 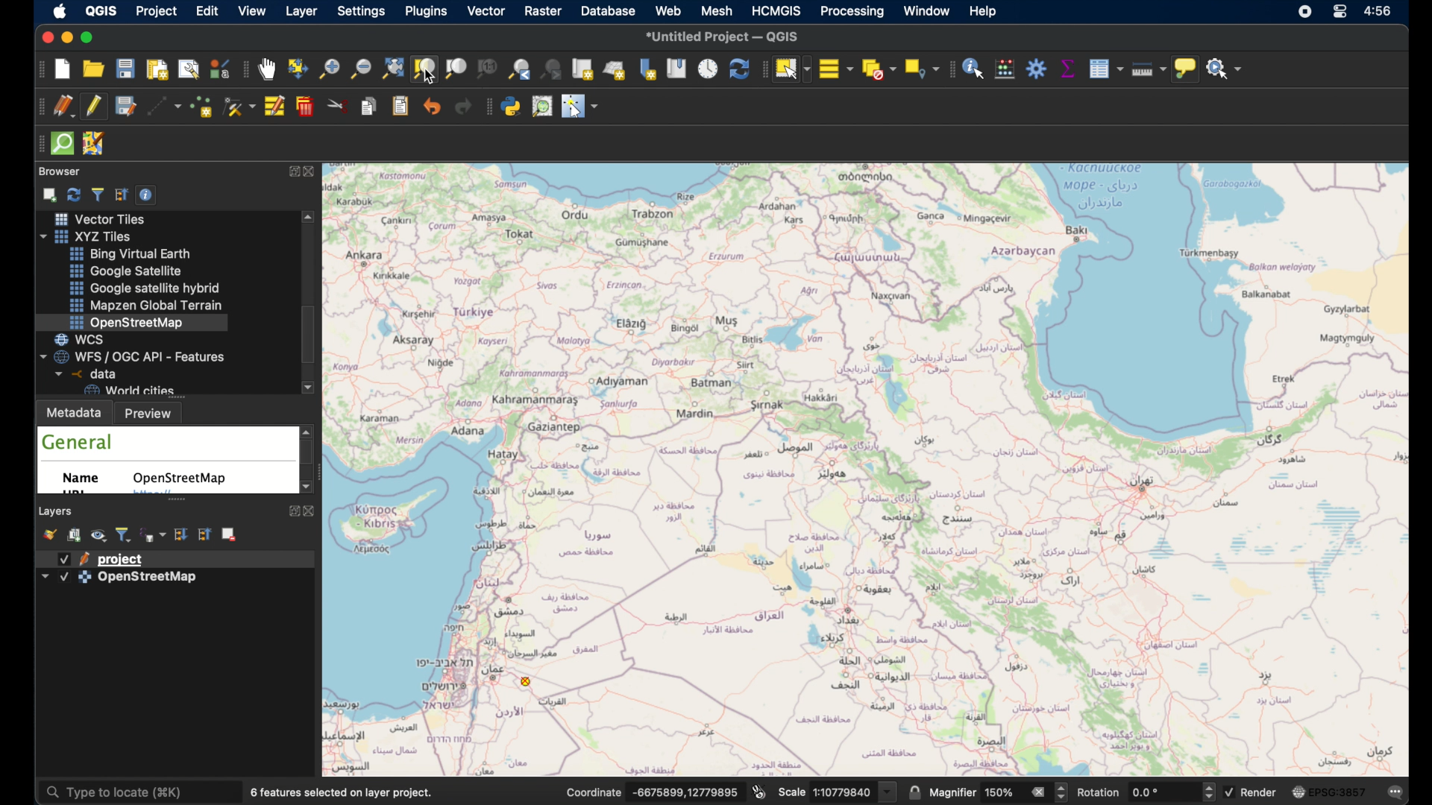 What do you see at coordinates (920, 69) in the screenshot?
I see `select by location` at bounding box center [920, 69].